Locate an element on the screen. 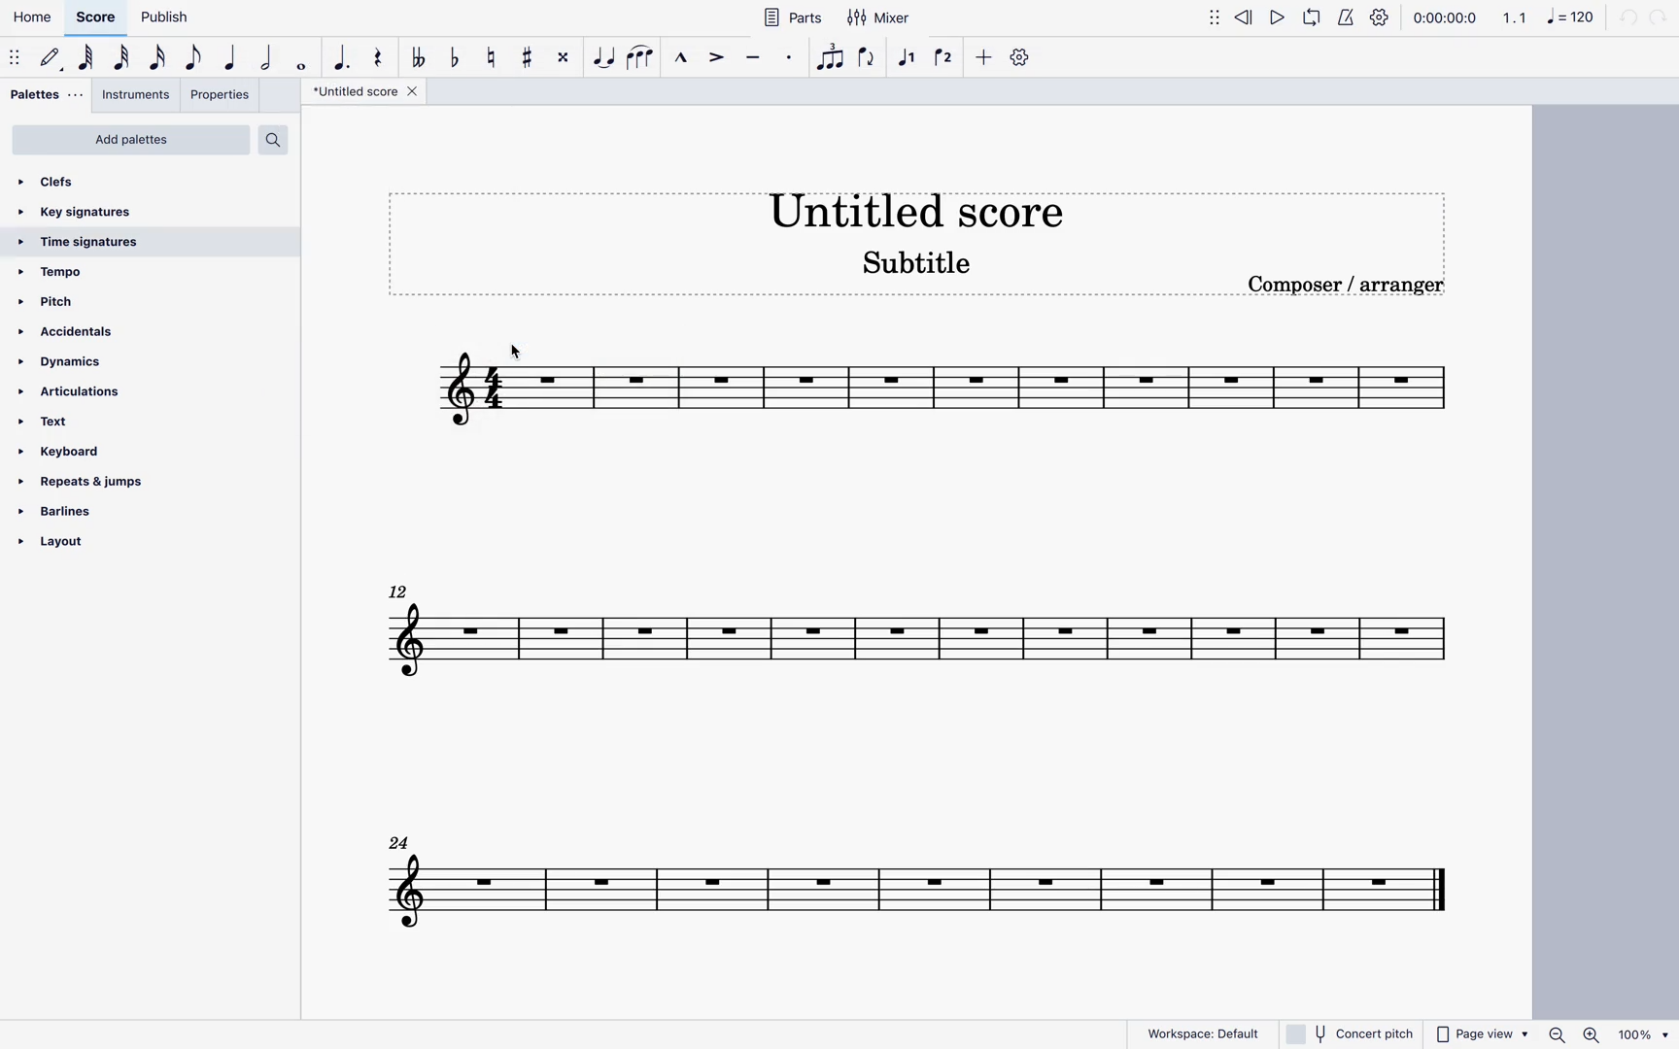 This screenshot has height=1049, width=1679. zoom in is located at coordinates (1592, 1033).